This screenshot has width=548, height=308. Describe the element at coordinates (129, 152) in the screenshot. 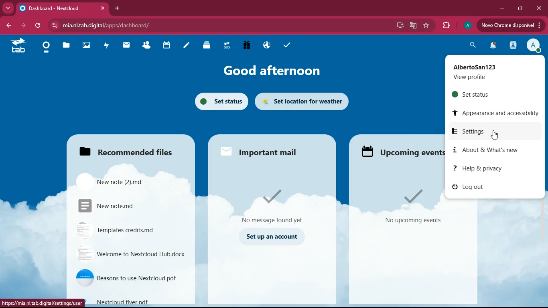

I see `files` at that location.